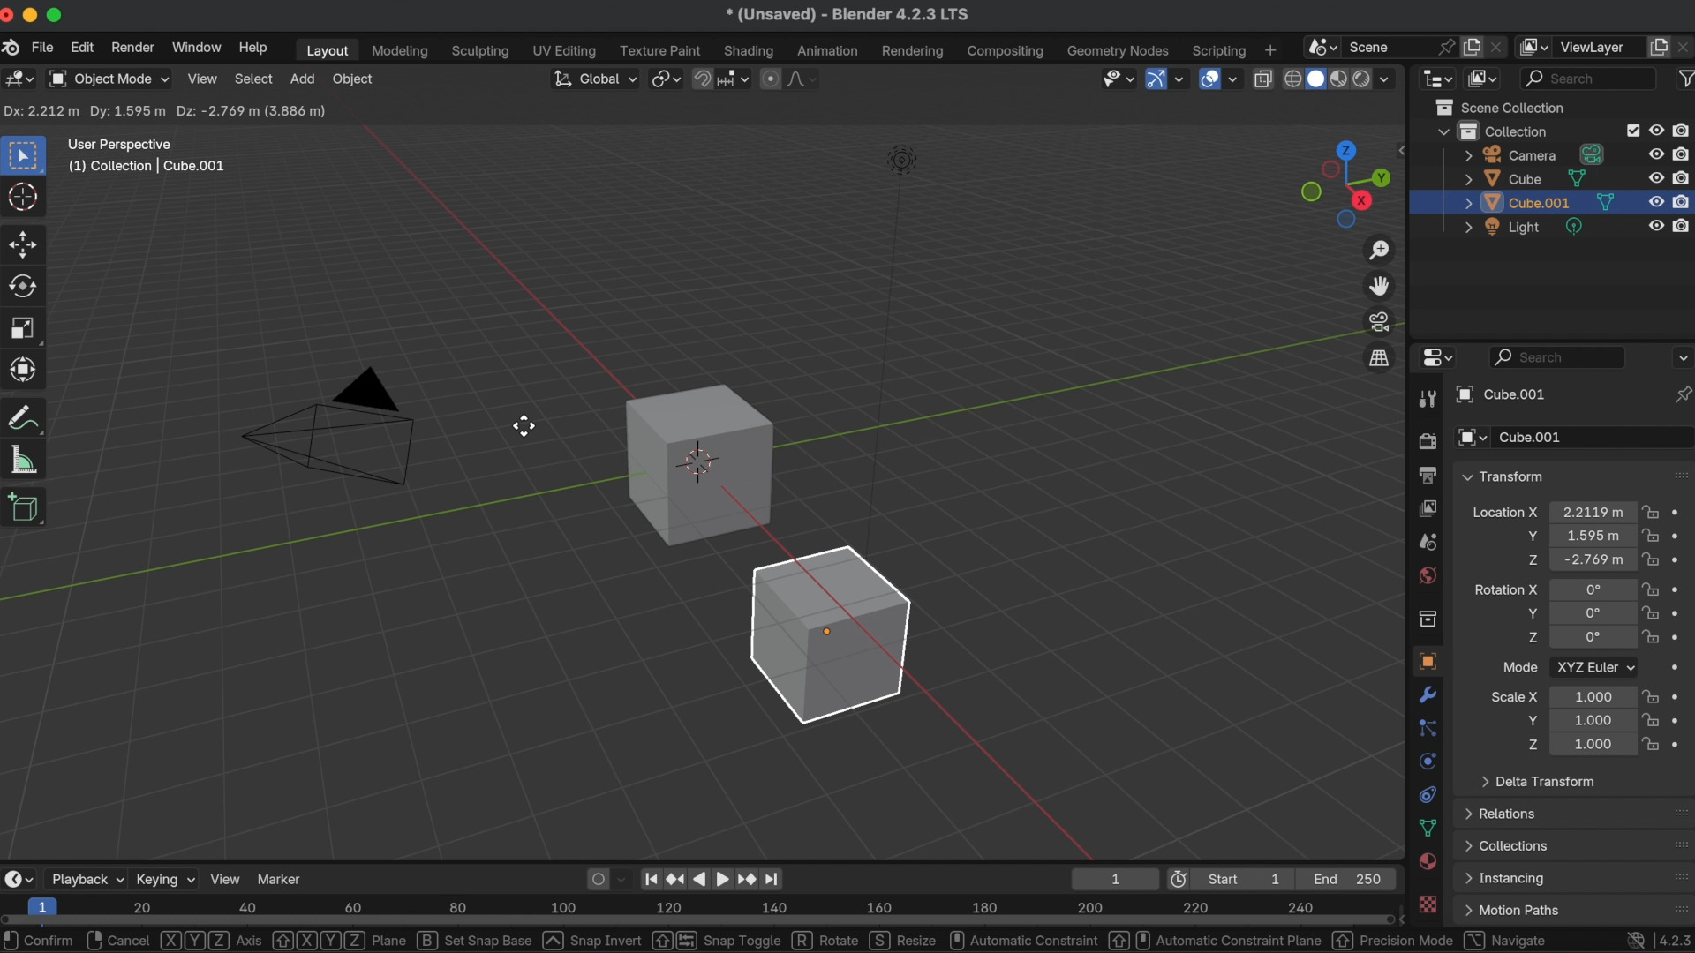 Image resolution: width=1695 pixels, height=953 pixels. Describe the element at coordinates (1678, 695) in the screenshot. I see `animate property` at that location.